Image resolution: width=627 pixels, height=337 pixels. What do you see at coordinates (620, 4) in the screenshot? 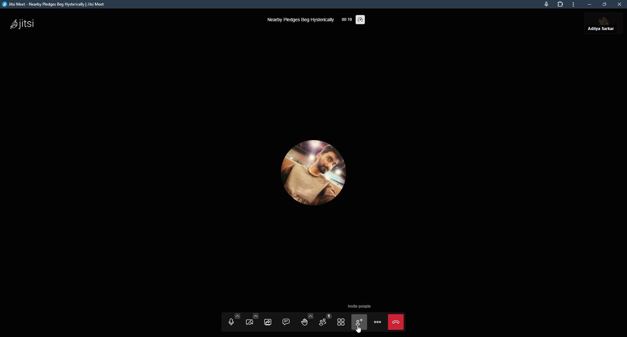
I see `close` at bounding box center [620, 4].